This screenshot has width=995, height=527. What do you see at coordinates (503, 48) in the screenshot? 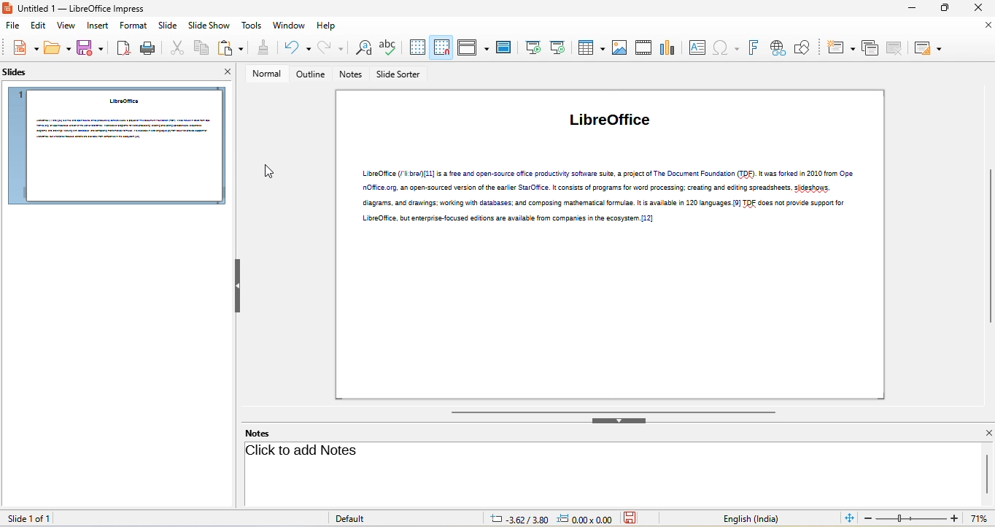
I see `master slide` at bounding box center [503, 48].